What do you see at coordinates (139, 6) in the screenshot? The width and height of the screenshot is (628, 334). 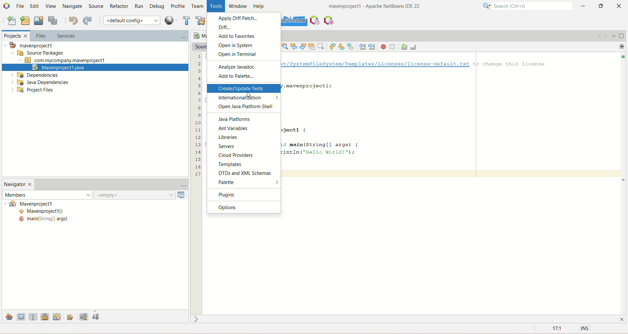 I see `run` at bounding box center [139, 6].